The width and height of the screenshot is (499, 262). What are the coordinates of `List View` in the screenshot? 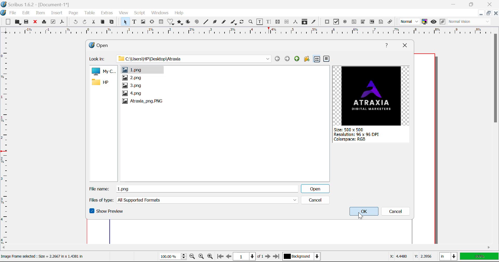 It's located at (317, 59).